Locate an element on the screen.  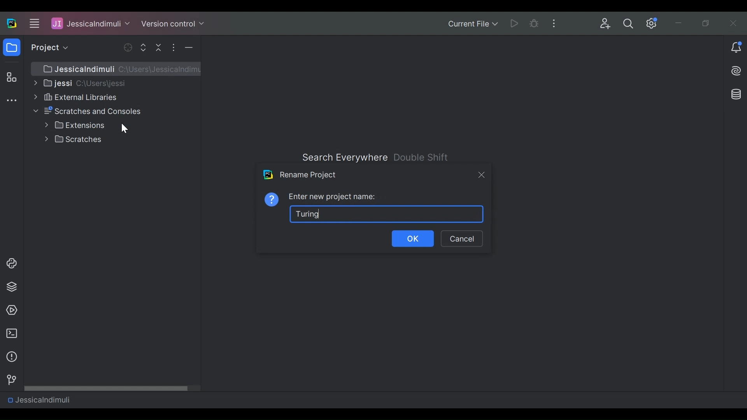
Cancel is located at coordinates (461, 239).